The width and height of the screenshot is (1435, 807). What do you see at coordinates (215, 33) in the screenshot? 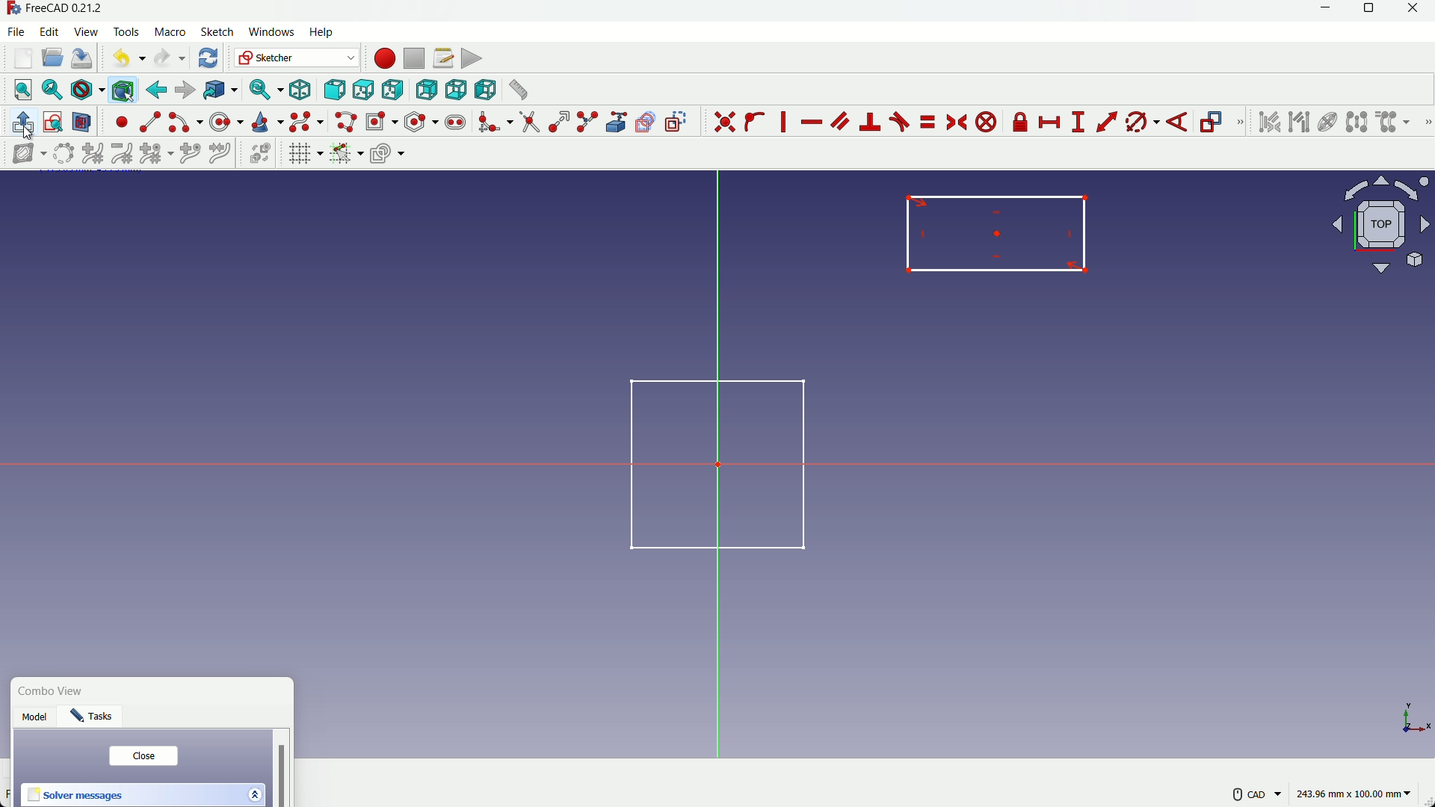
I see `sketch menu` at bounding box center [215, 33].